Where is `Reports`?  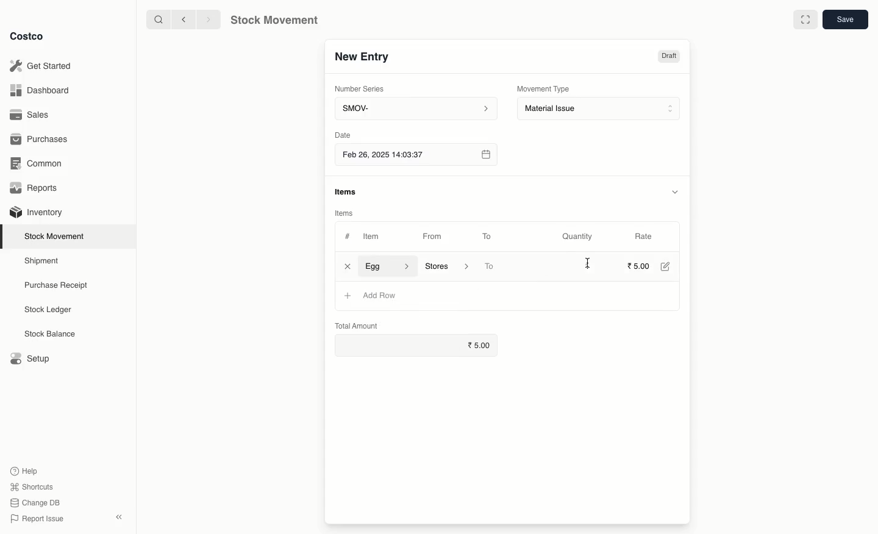 Reports is located at coordinates (37, 188).